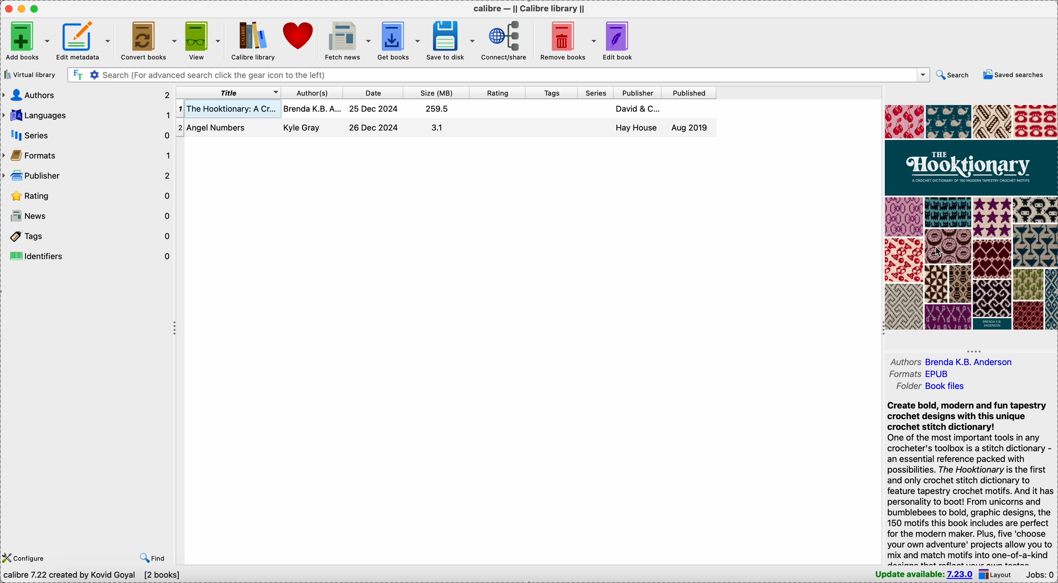  I want to click on rating, so click(87, 194).